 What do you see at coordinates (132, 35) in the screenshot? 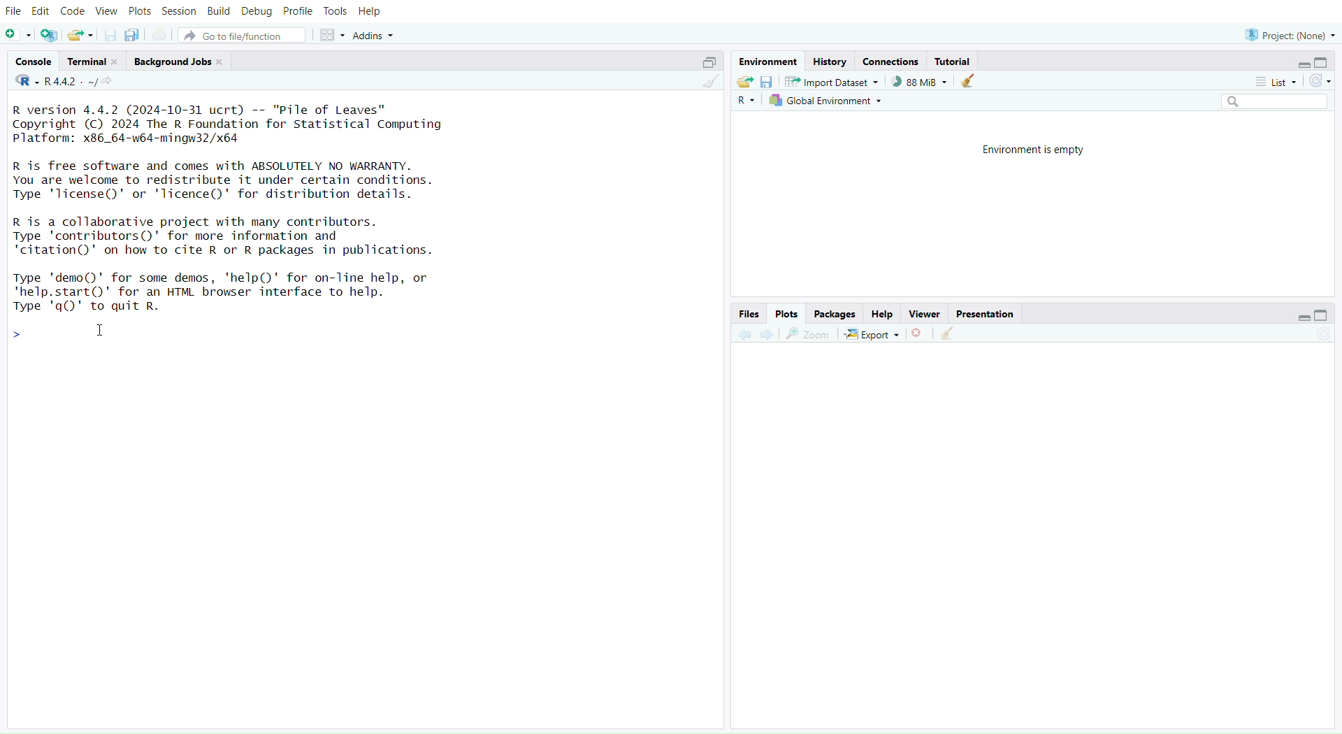
I see `save all open documents` at bounding box center [132, 35].